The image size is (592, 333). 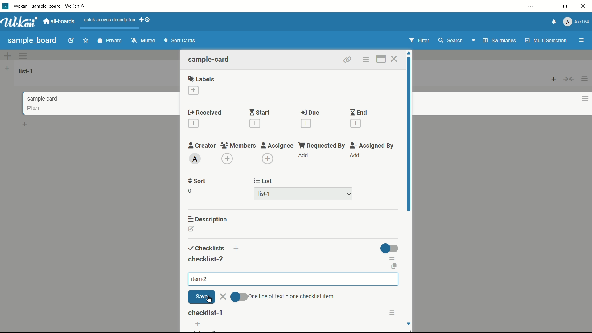 What do you see at coordinates (50, 6) in the screenshot?
I see `app name` at bounding box center [50, 6].